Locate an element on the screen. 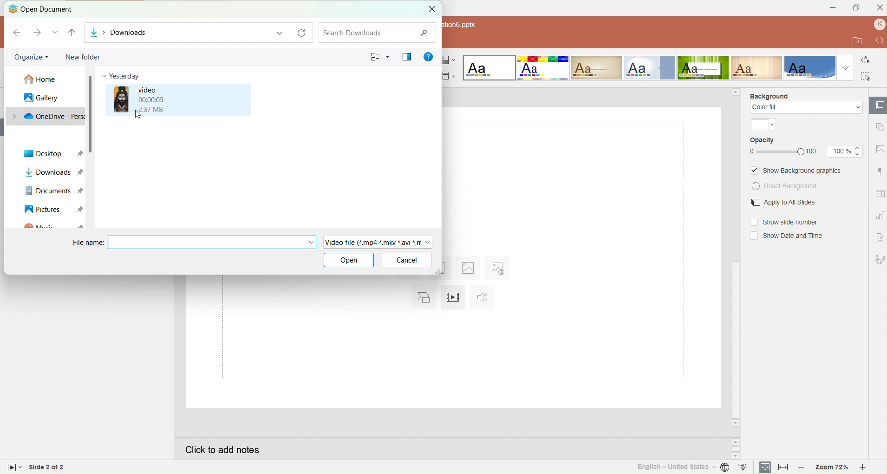 This screenshot has height=474, width=887. Downloads is located at coordinates (172, 32).